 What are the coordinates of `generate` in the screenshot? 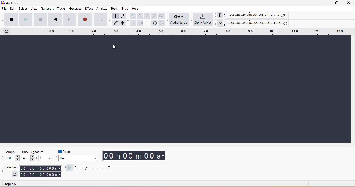 It's located at (75, 9).